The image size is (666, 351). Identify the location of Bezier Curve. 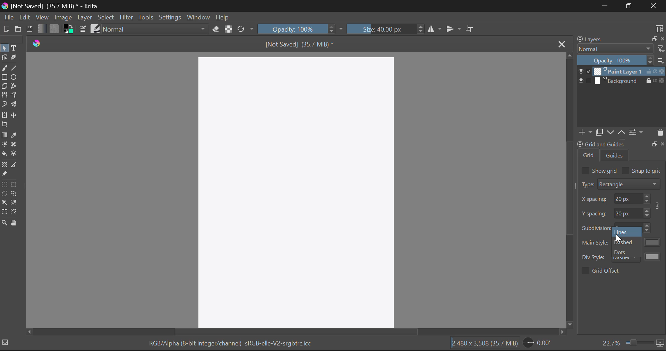
(5, 96).